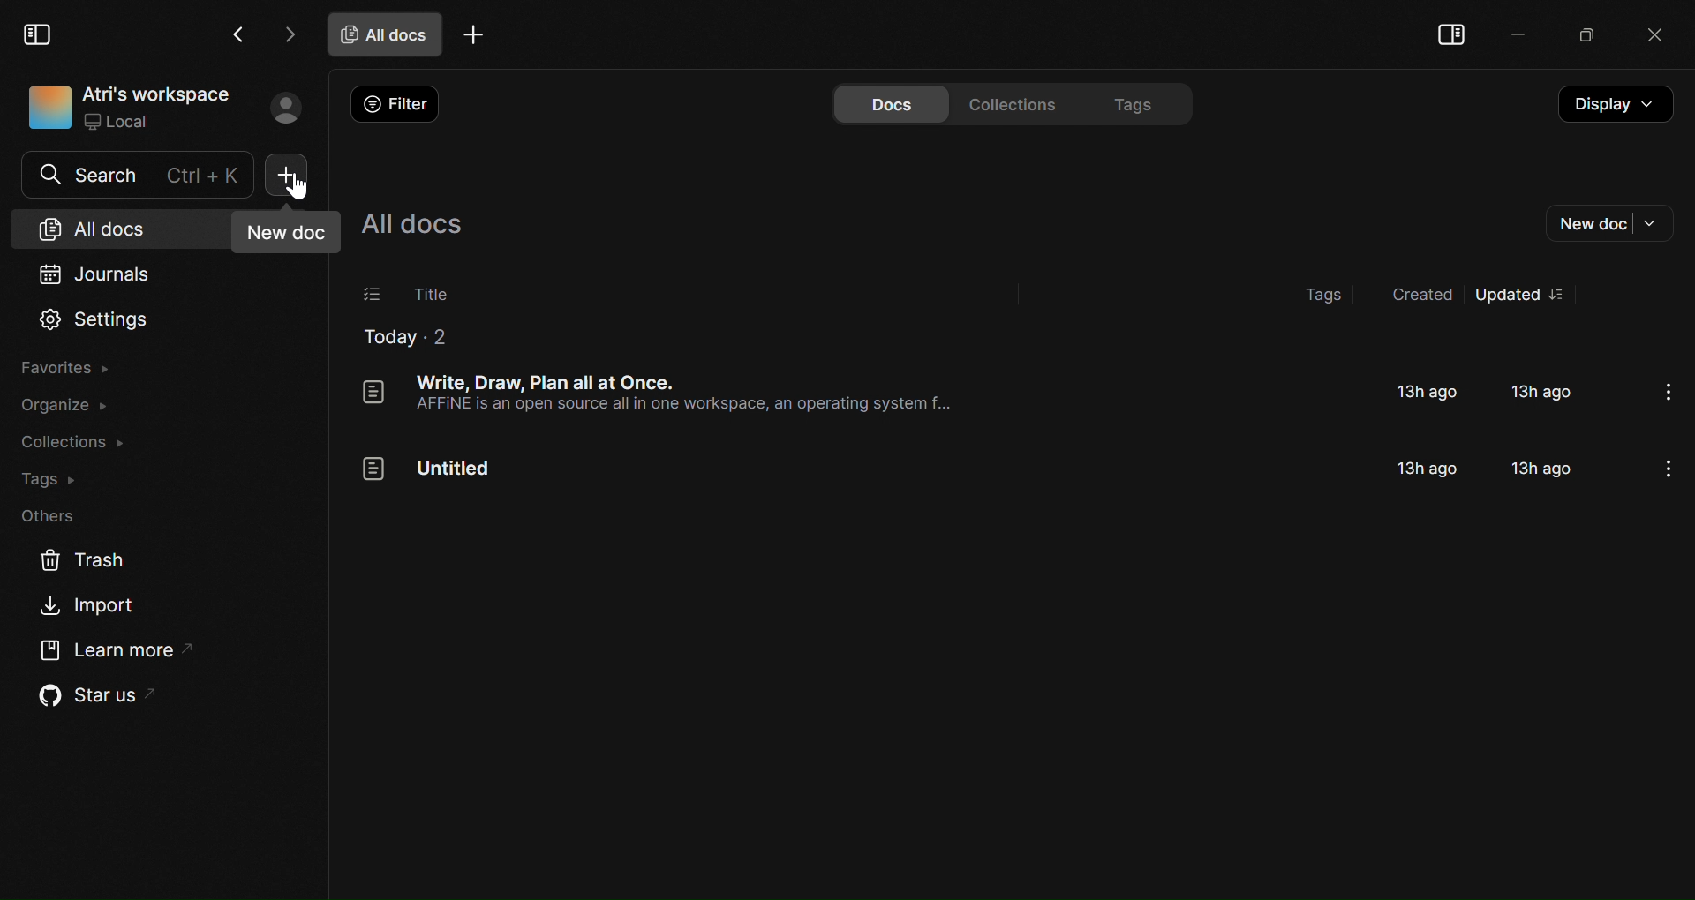 The width and height of the screenshot is (1695, 900). Describe the element at coordinates (411, 224) in the screenshot. I see `All docs` at that location.